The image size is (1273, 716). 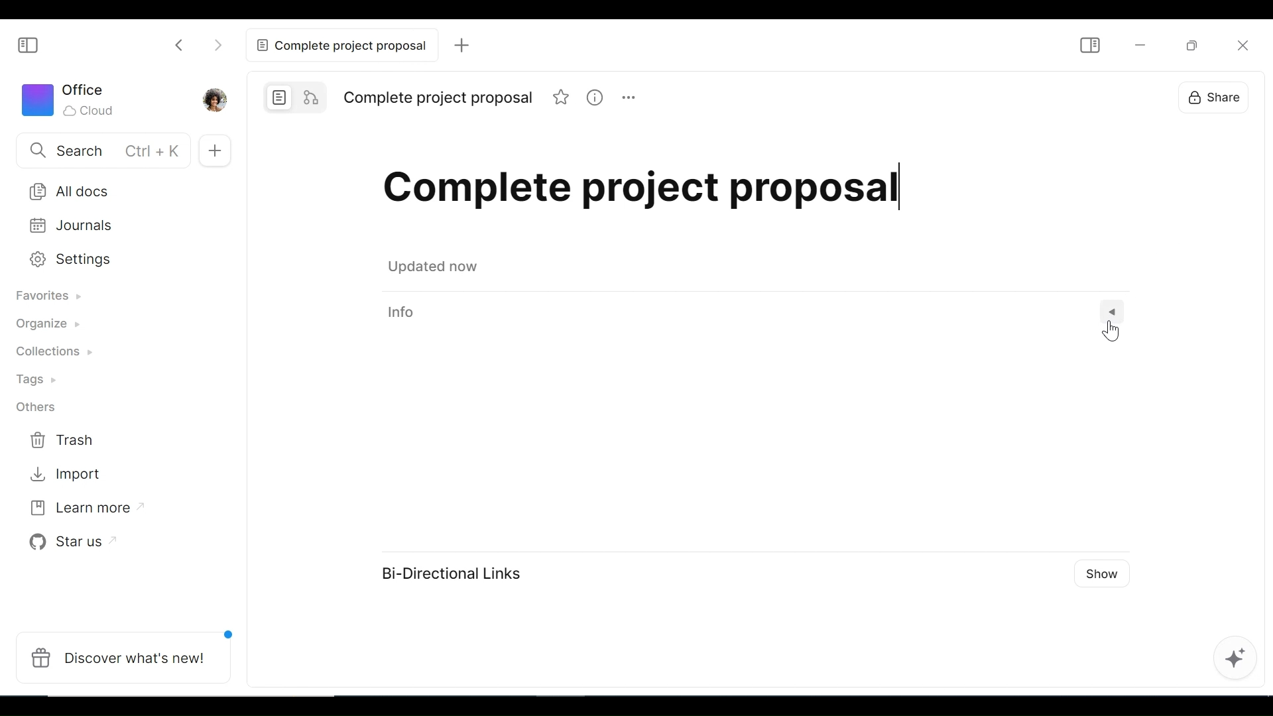 What do you see at coordinates (87, 507) in the screenshot?
I see `Learn more` at bounding box center [87, 507].